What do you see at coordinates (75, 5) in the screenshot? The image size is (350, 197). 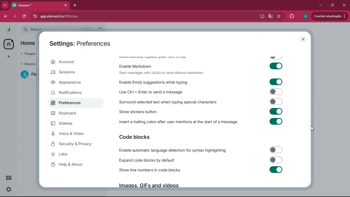 I see `add tab` at bounding box center [75, 5].